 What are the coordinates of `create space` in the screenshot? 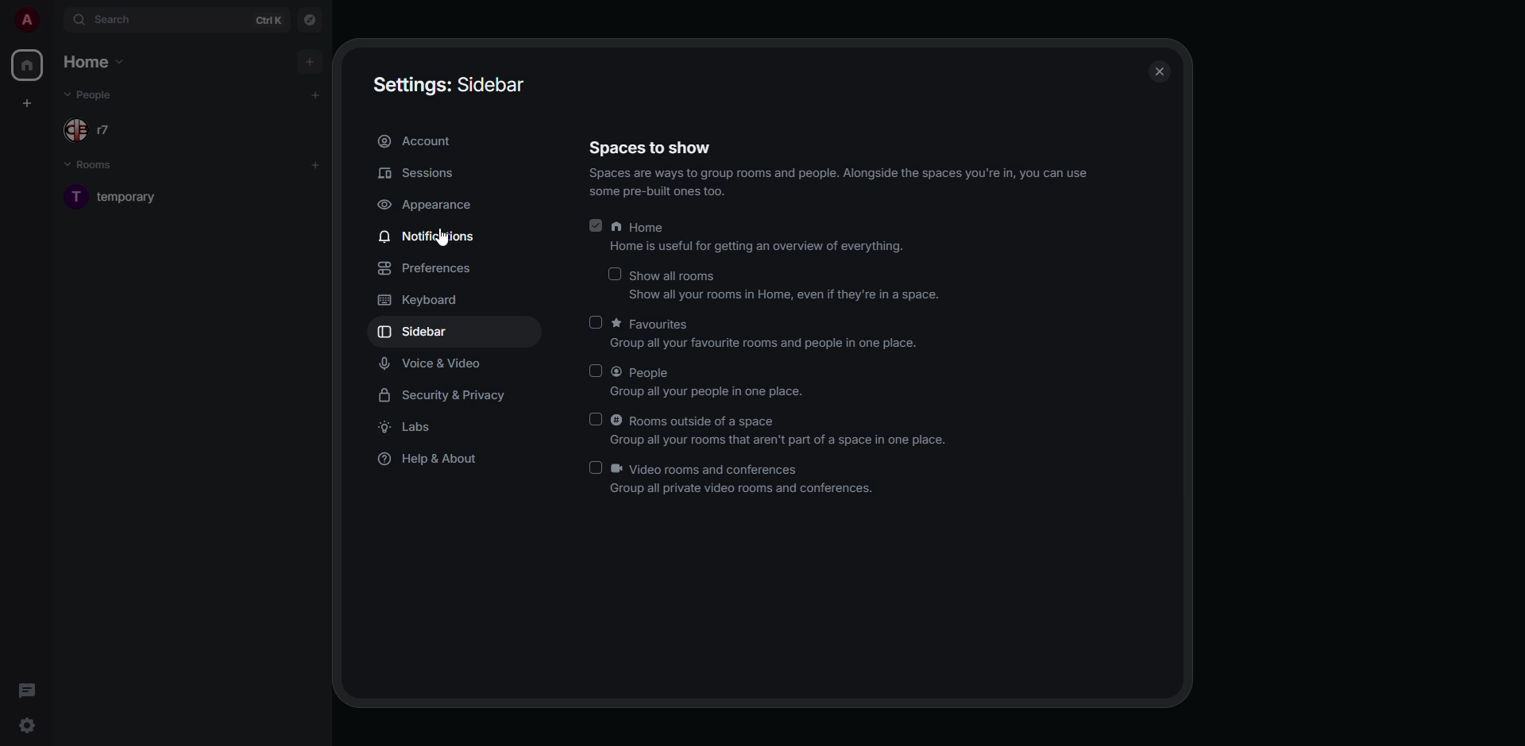 It's located at (27, 102).